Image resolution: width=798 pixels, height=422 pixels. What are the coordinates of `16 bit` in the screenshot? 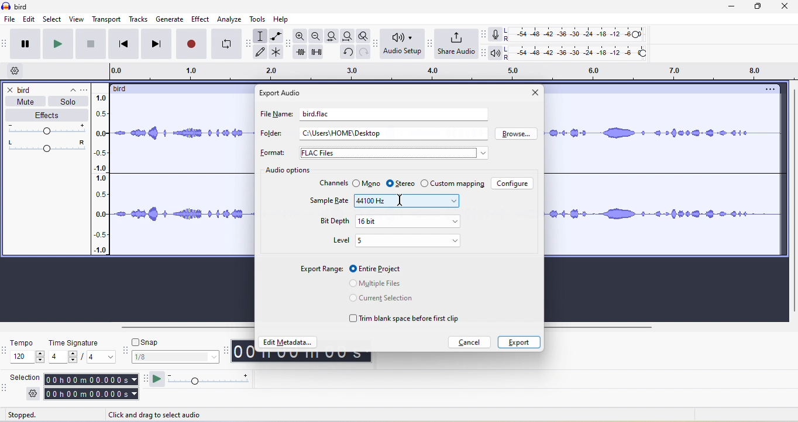 It's located at (407, 221).